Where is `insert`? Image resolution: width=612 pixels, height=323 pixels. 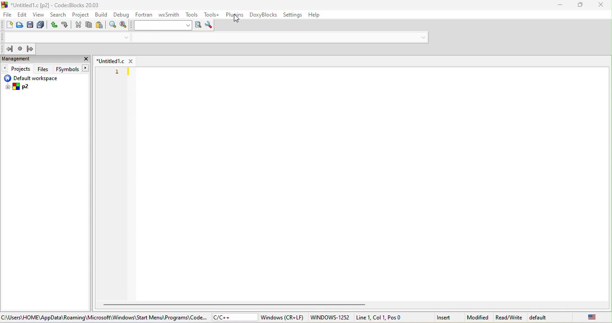 insert is located at coordinates (444, 317).